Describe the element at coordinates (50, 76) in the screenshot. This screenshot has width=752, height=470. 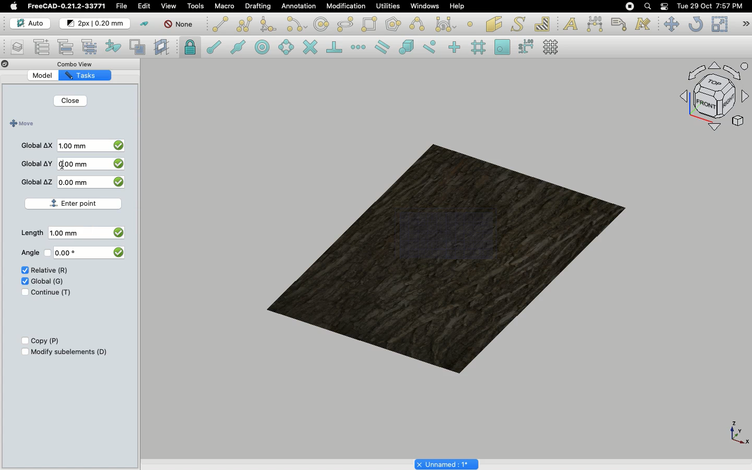
I see `Model` at that location.